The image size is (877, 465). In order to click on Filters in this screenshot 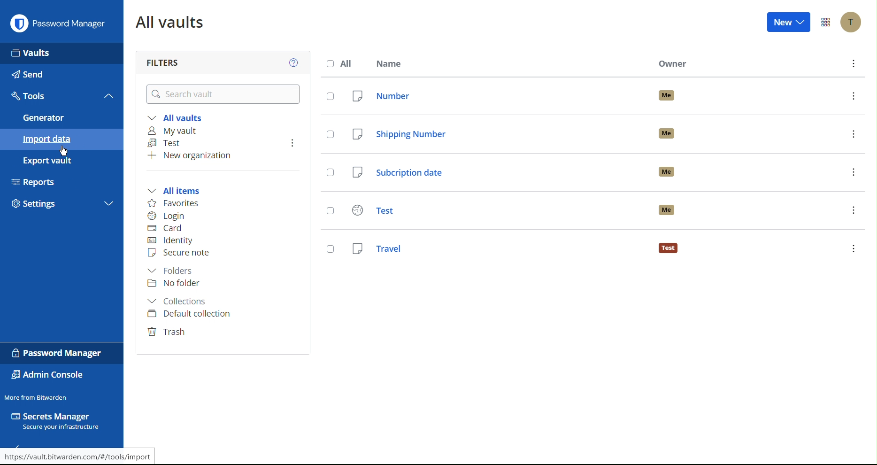, I will do `click(162, 60)`.